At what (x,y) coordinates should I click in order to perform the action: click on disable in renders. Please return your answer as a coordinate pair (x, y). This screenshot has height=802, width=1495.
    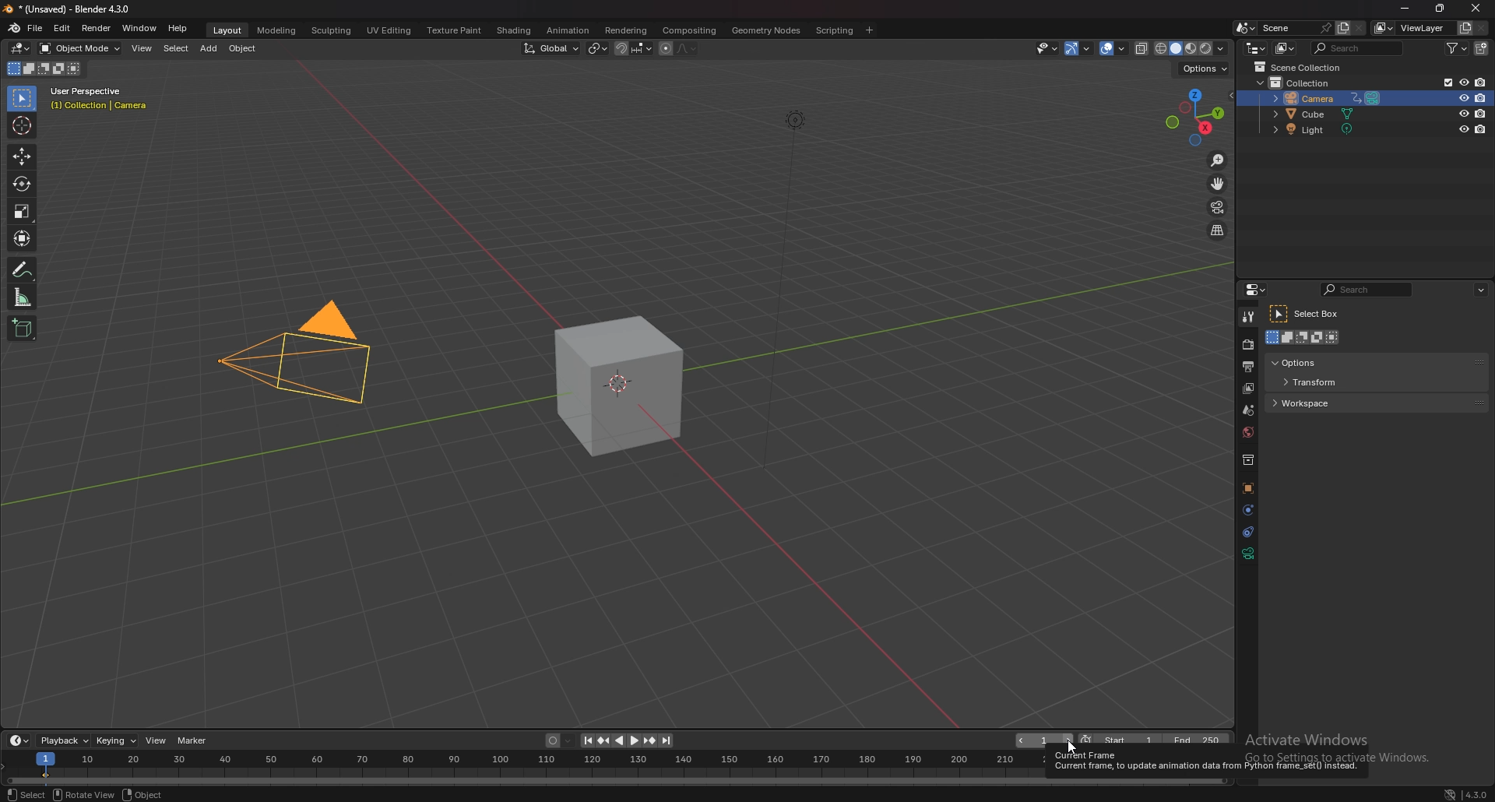
    Looking at the image, I should click on (1481, 113).